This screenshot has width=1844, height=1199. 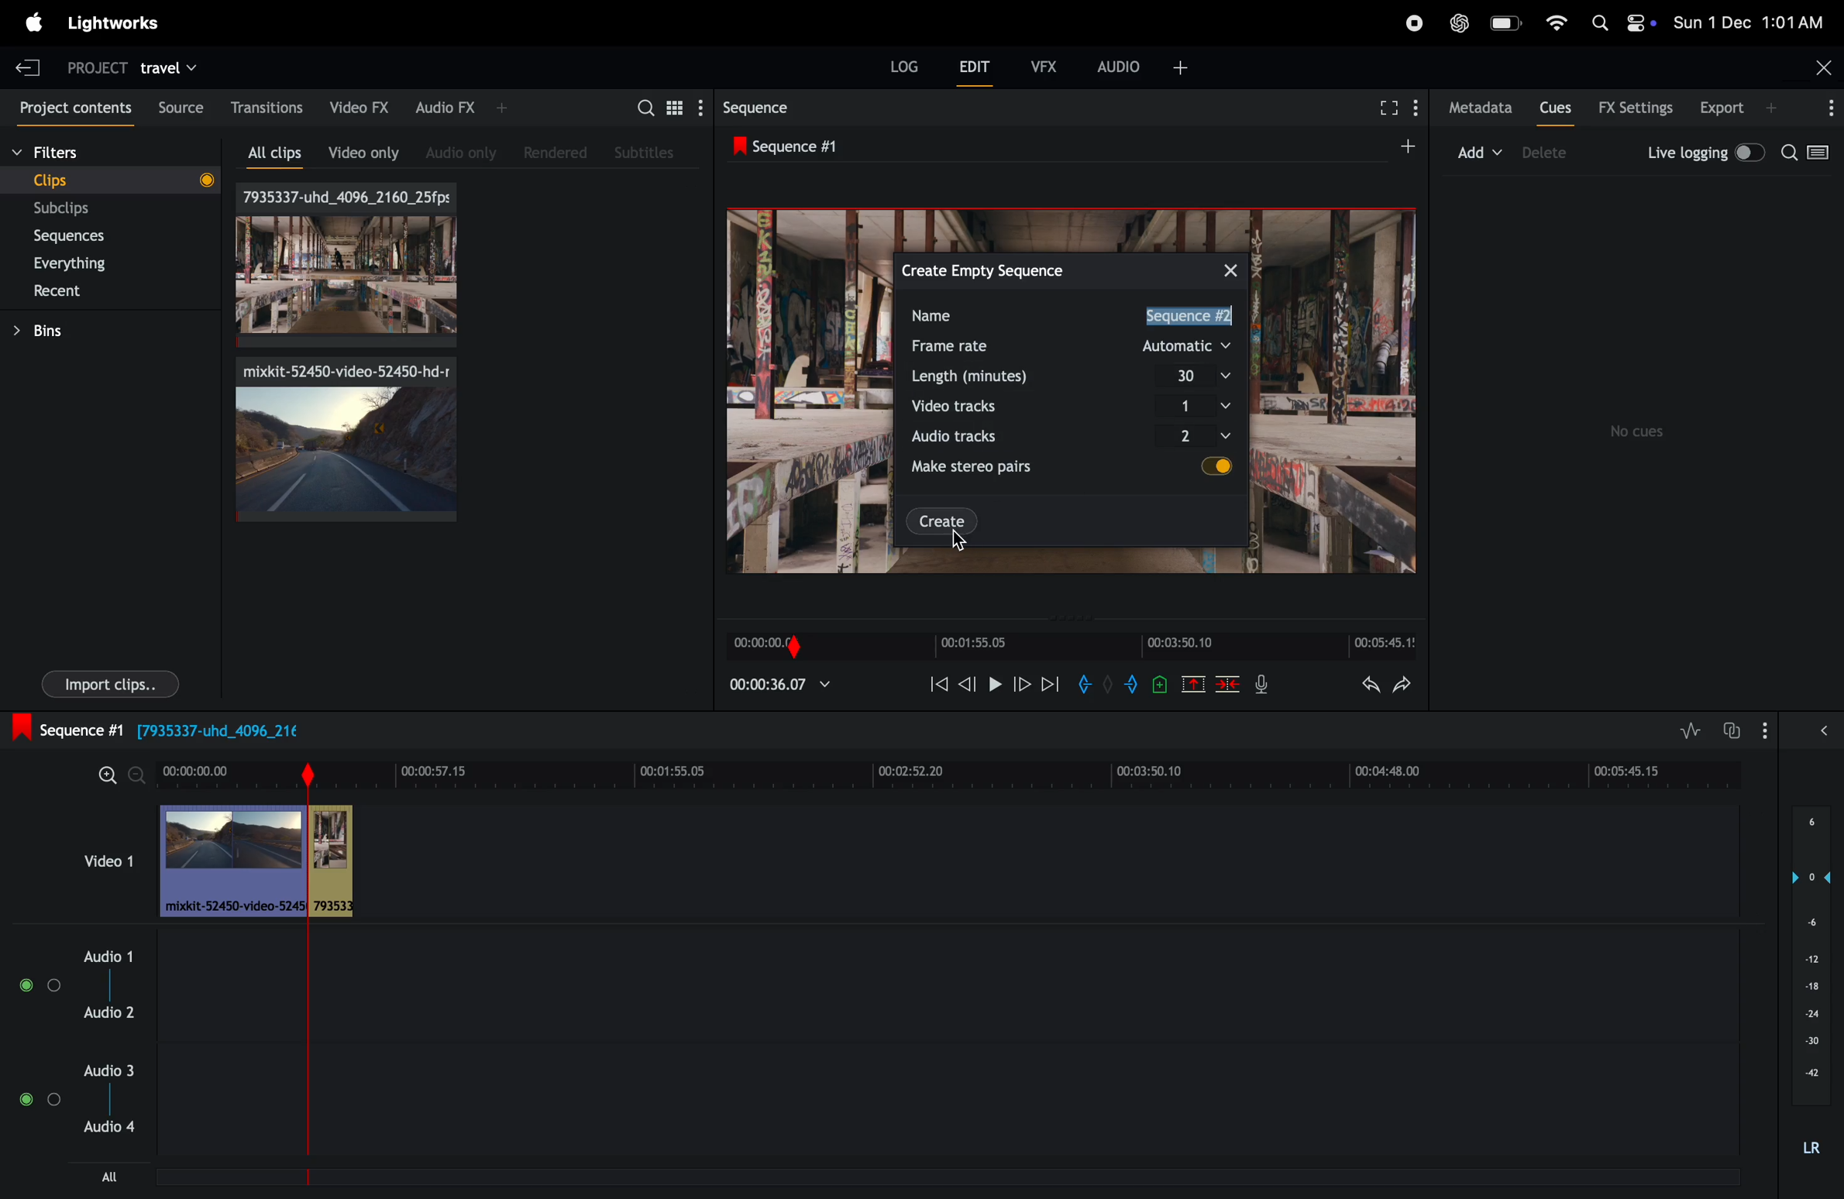 I want to click on subclips, so click(x=101, y=209).